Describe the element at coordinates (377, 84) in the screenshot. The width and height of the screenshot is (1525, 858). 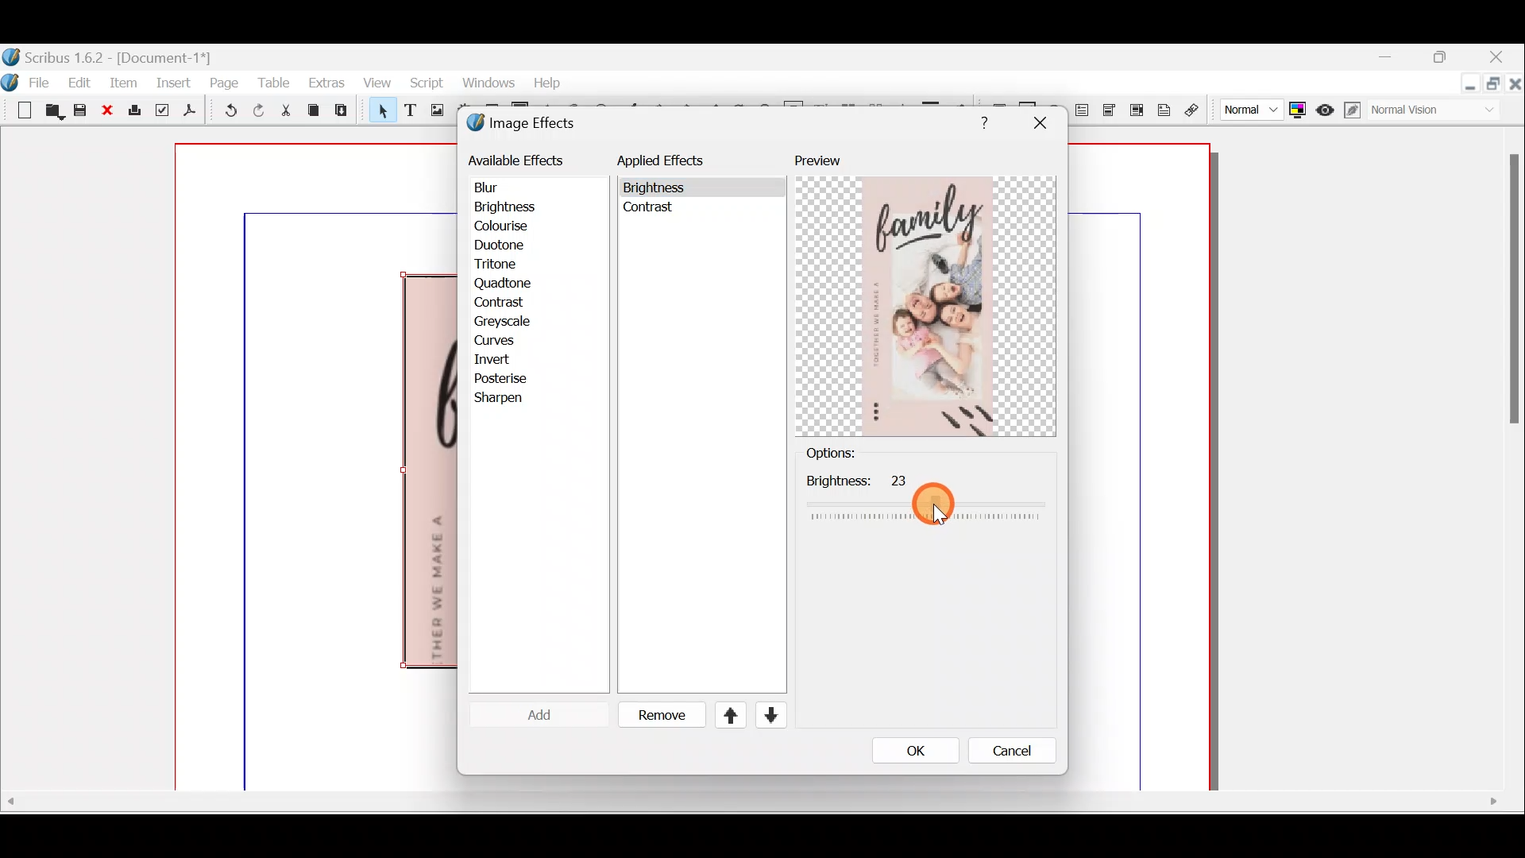
I see `View` at that location.